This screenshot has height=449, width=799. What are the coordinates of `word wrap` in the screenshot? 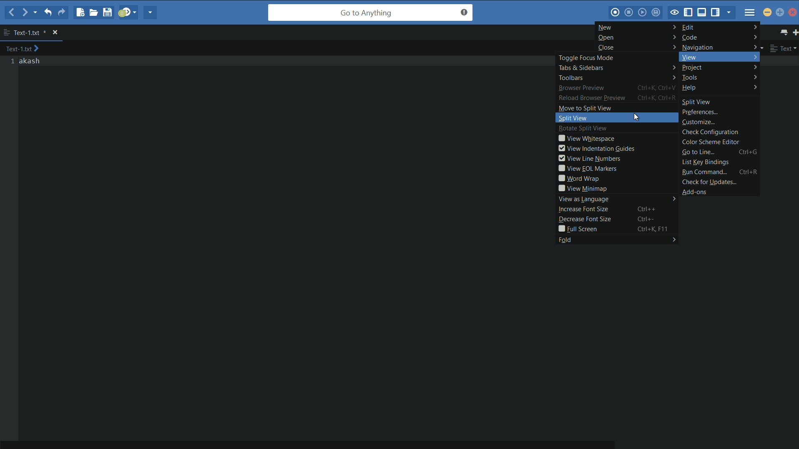 It's located at (618, 178).